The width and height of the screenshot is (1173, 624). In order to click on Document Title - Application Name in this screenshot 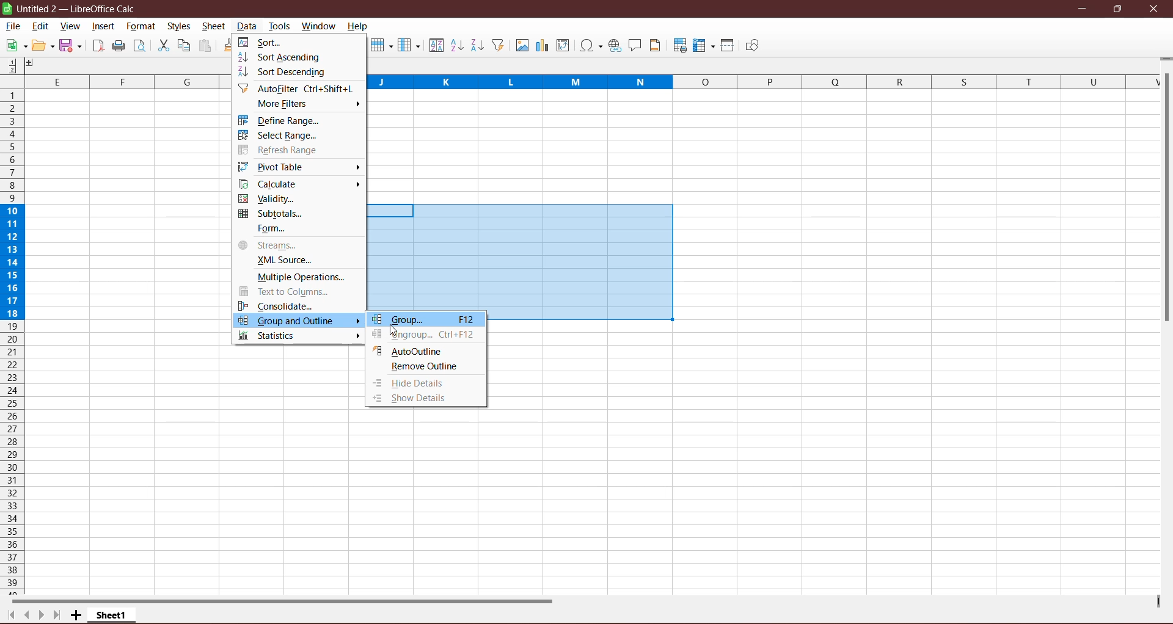, I will do `click(80, 9)`.